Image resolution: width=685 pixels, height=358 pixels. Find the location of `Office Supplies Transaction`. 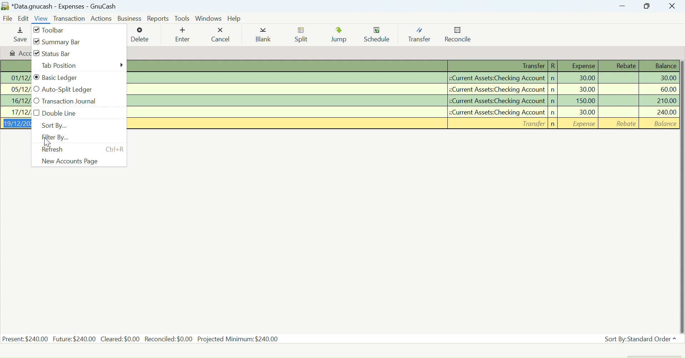

Office Supplies Transaction is located at coordinates (403, 89).